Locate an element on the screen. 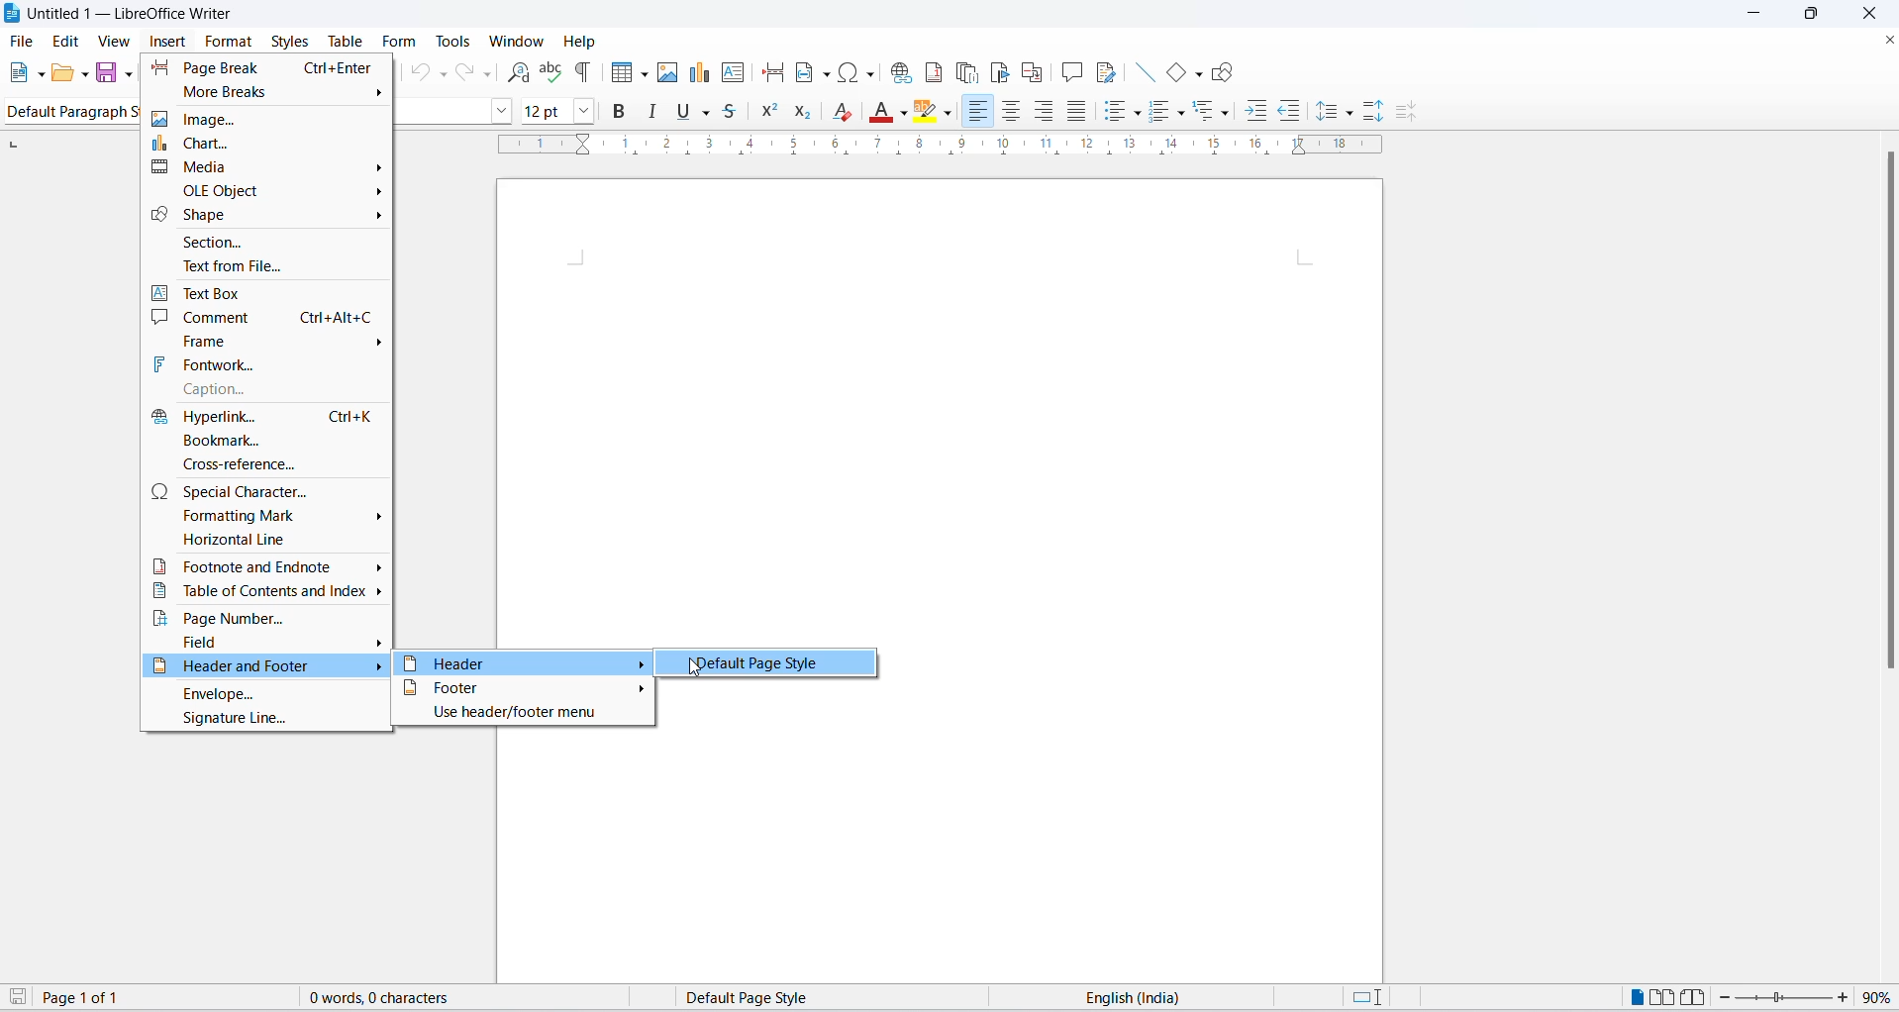 This screenshot has width=1899, height=1012. redo is located at coordinates (474, 73).